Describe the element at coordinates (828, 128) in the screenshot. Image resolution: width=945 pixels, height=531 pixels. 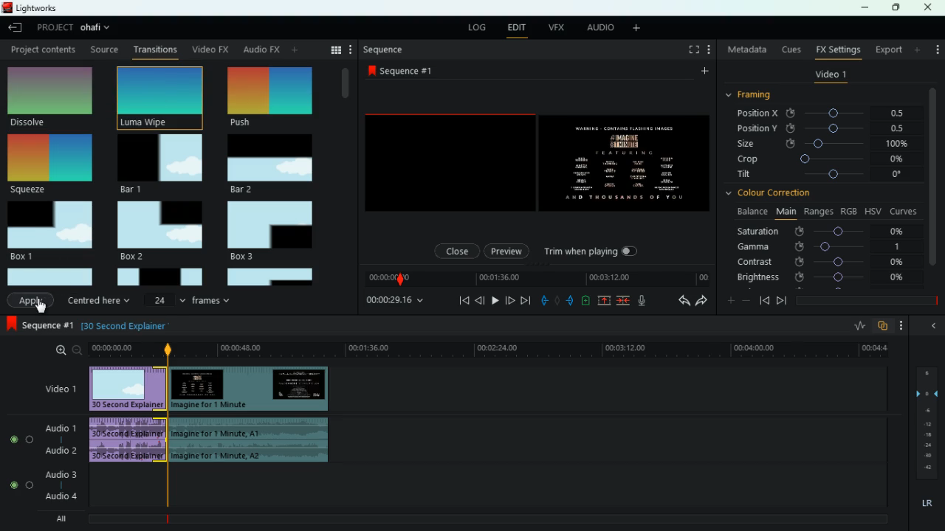
I see `position y` at that location.